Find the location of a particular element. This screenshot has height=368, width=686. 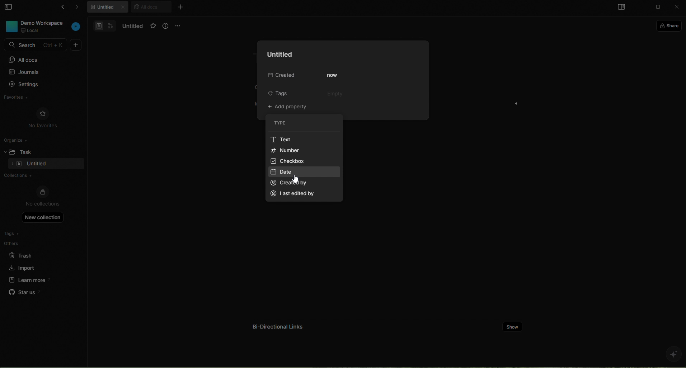

untitled is located at coordinates (131, 26).